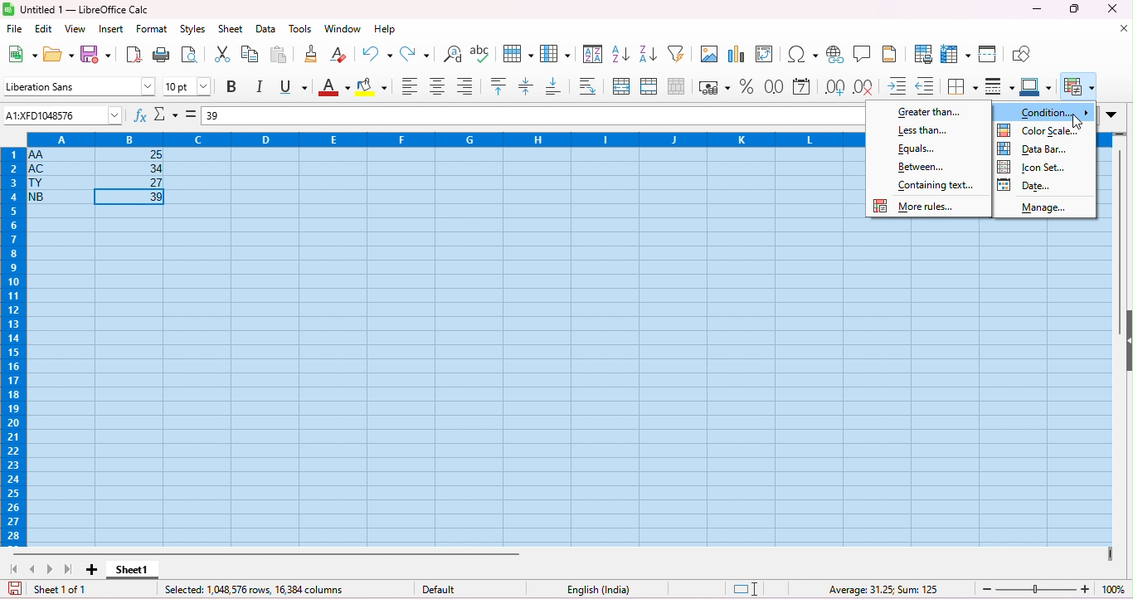  I want to click on minimize, so click(1036, 10).